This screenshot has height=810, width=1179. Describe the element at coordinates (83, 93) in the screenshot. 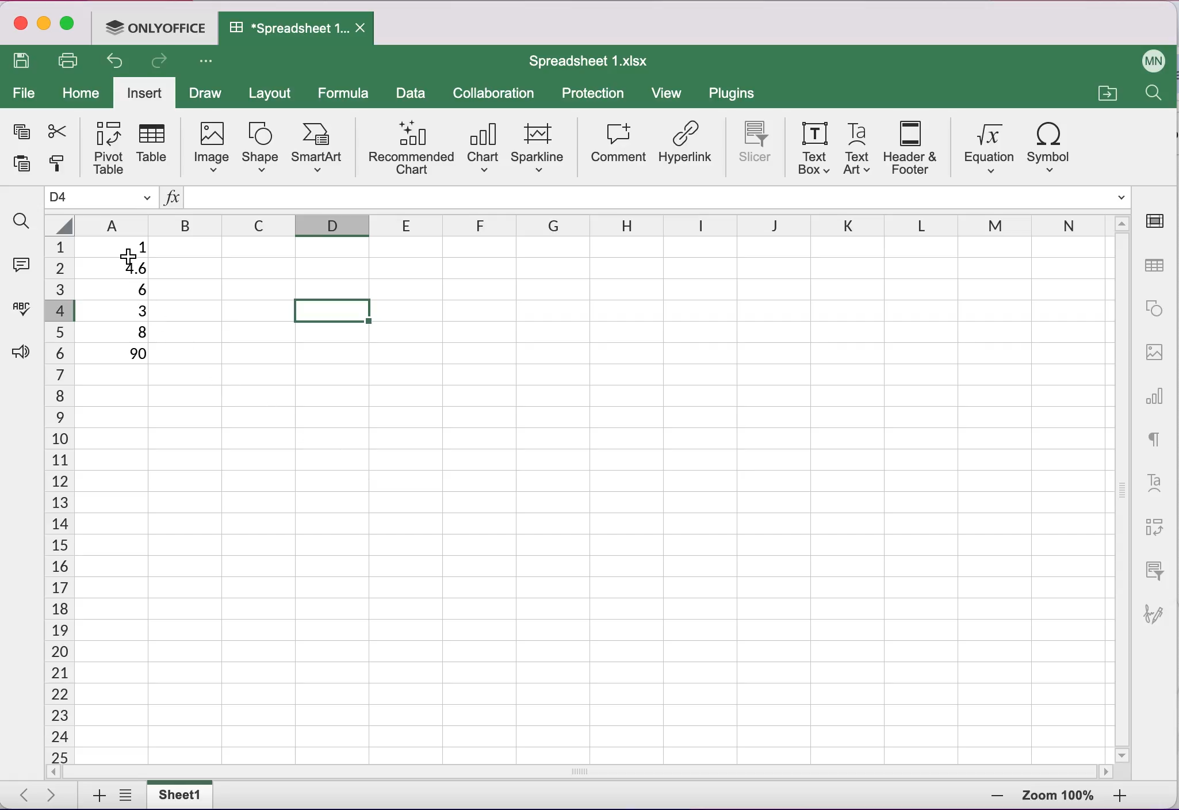

I see `home` at that location.